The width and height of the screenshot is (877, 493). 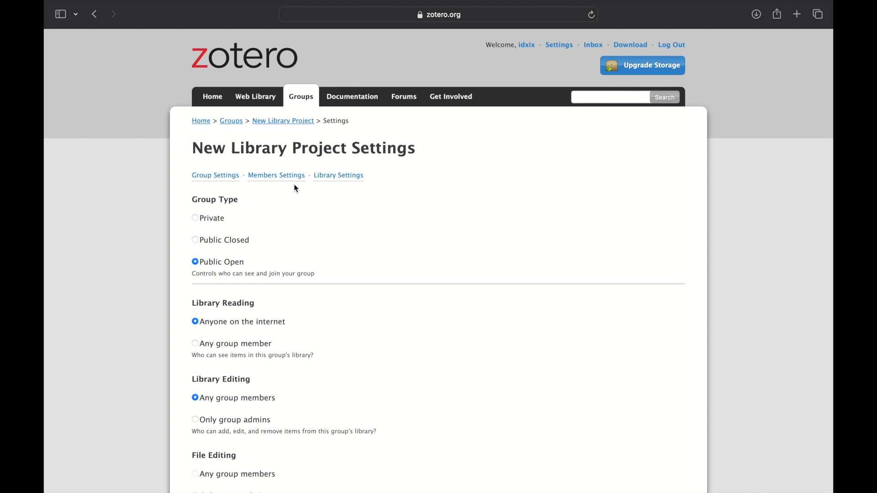 I want to click on new library project settings, so click(x=302, y=148).